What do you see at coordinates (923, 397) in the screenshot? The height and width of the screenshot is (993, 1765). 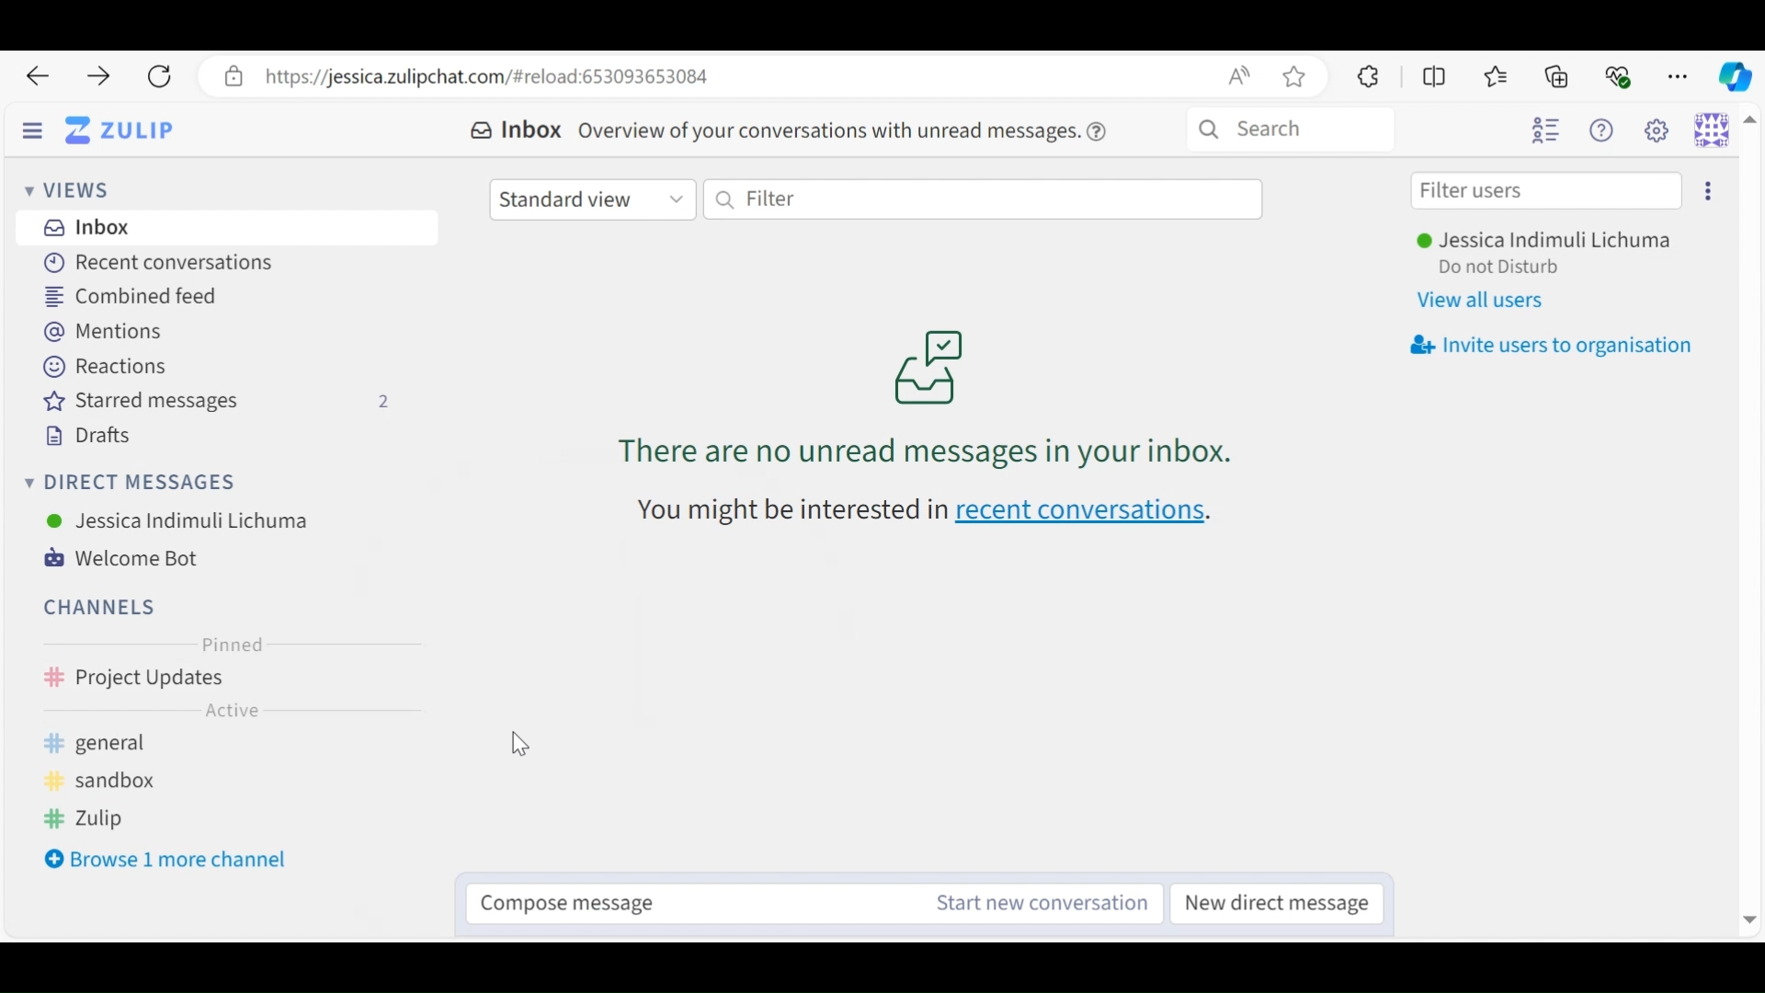 I see `unread messages` at bounding box center [923, 397].